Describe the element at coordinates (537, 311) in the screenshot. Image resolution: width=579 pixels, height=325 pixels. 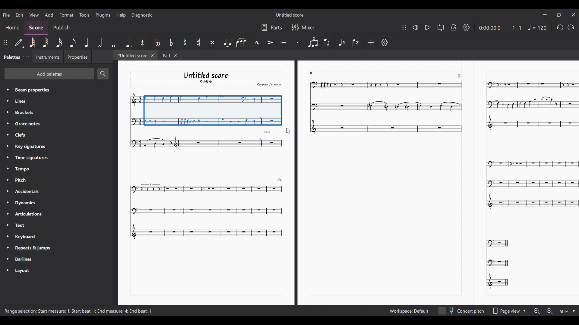
I see `Zoom out` at that location.